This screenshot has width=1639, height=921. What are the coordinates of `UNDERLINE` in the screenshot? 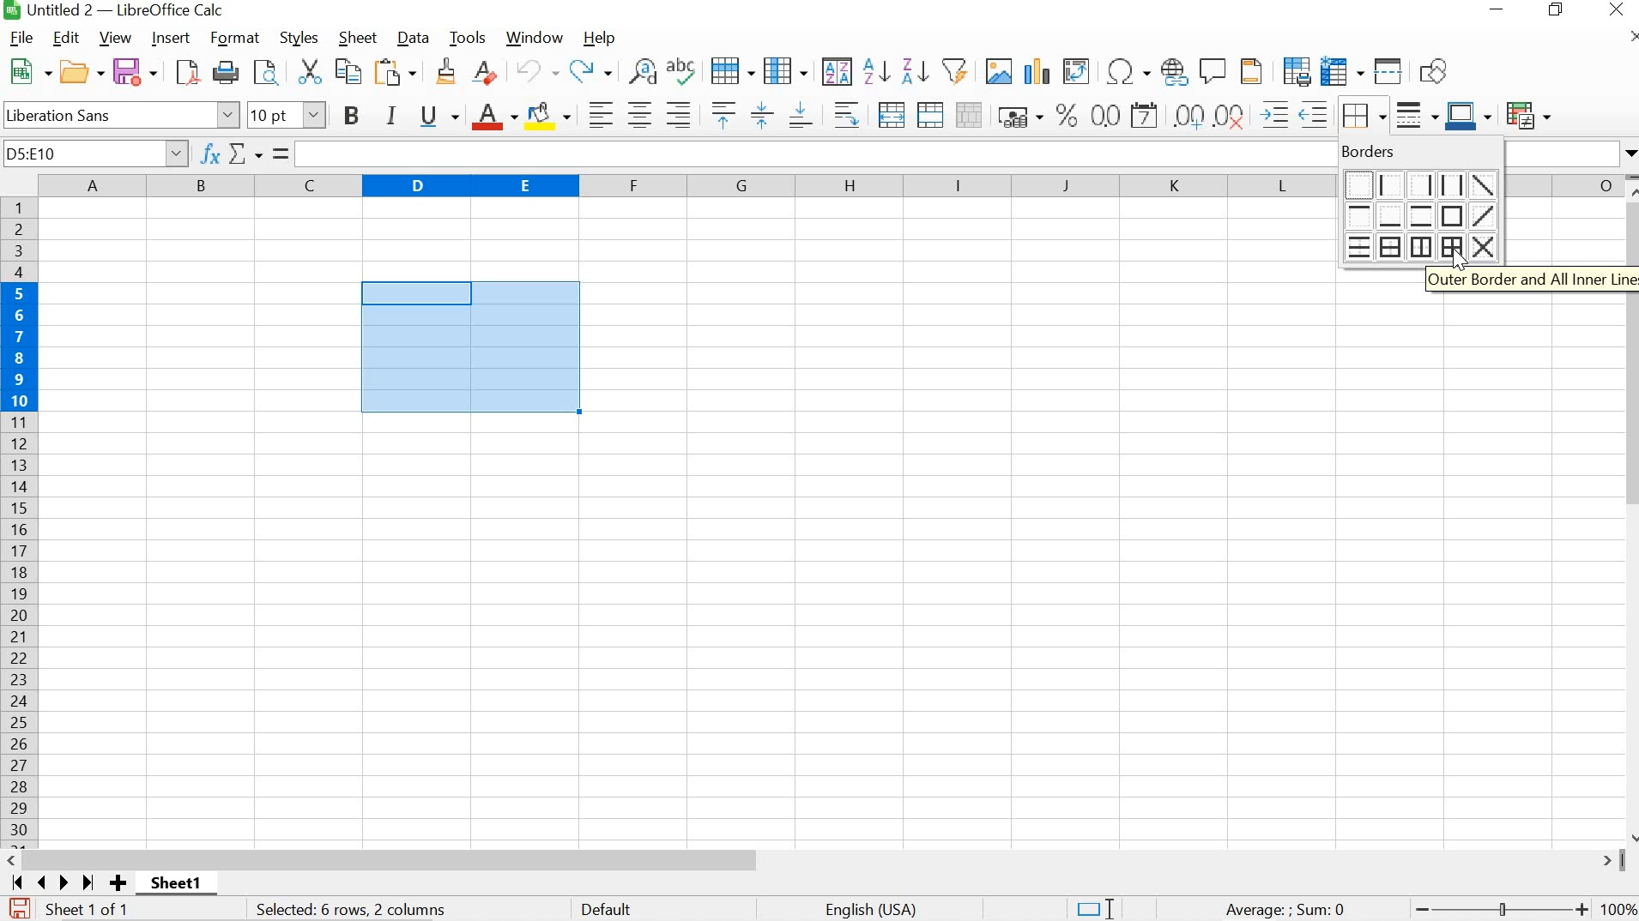 It's located at (438, 117).